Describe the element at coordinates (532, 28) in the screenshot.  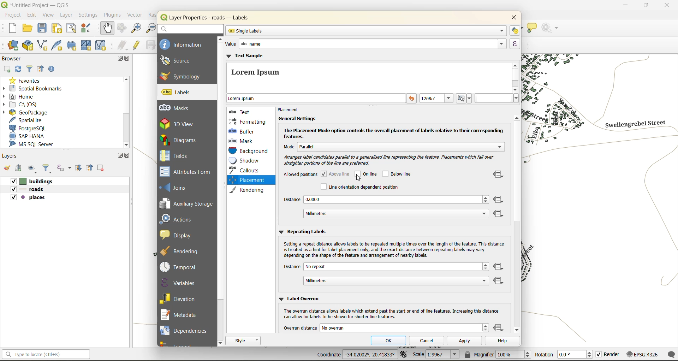
I see `show tips` at that location.